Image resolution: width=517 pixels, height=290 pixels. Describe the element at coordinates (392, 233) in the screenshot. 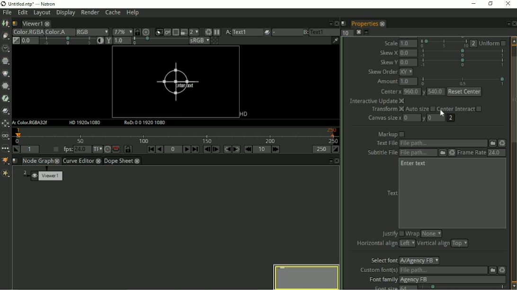

I see `Justify` at that location.